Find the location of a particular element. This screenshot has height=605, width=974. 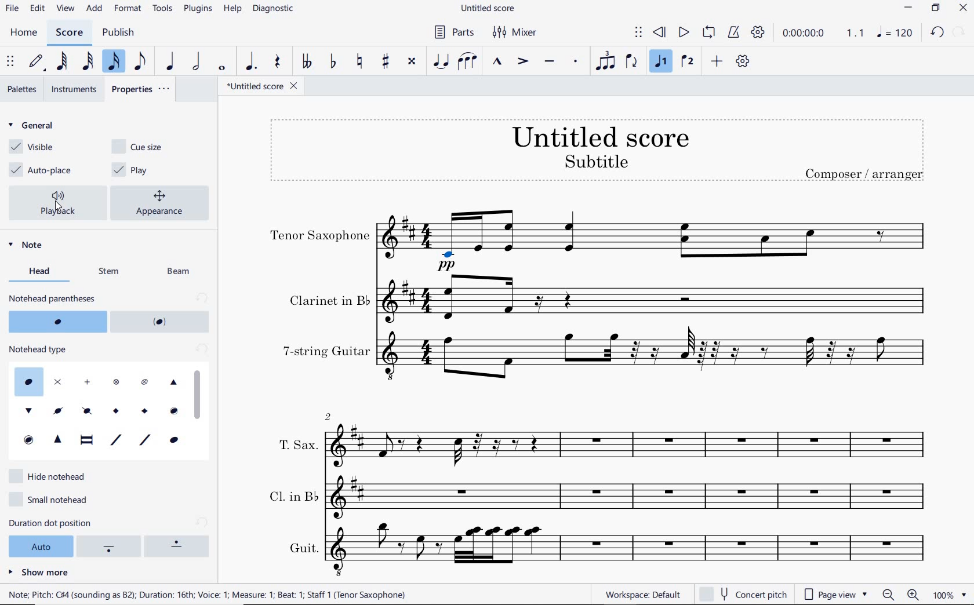

TOGGLE SHARP is located at coordinates (384, 61).